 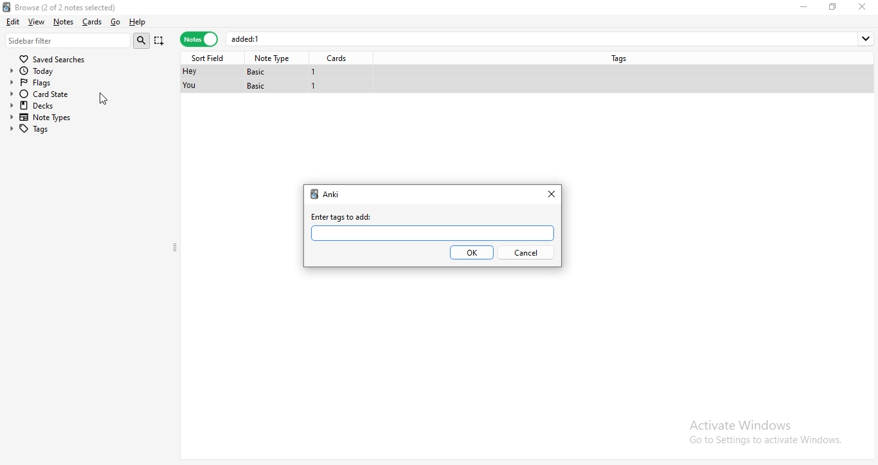 I want to click on search, so click(x=143, y=40).